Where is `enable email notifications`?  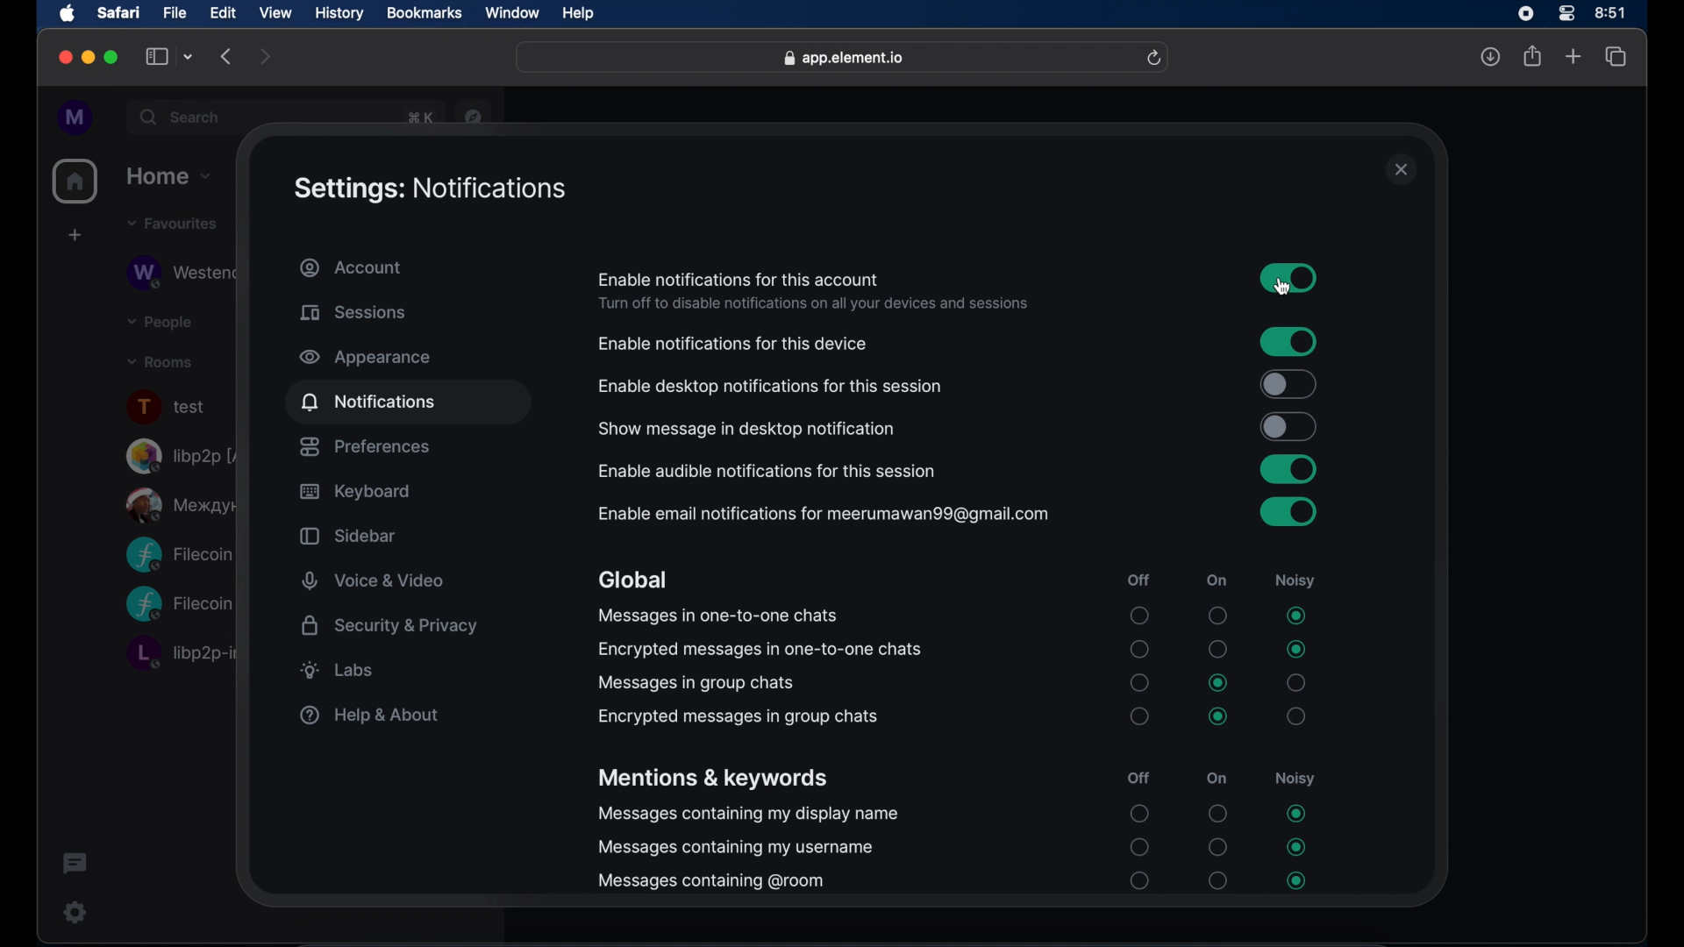
enable email notifications is located at coordinates (824, 516).